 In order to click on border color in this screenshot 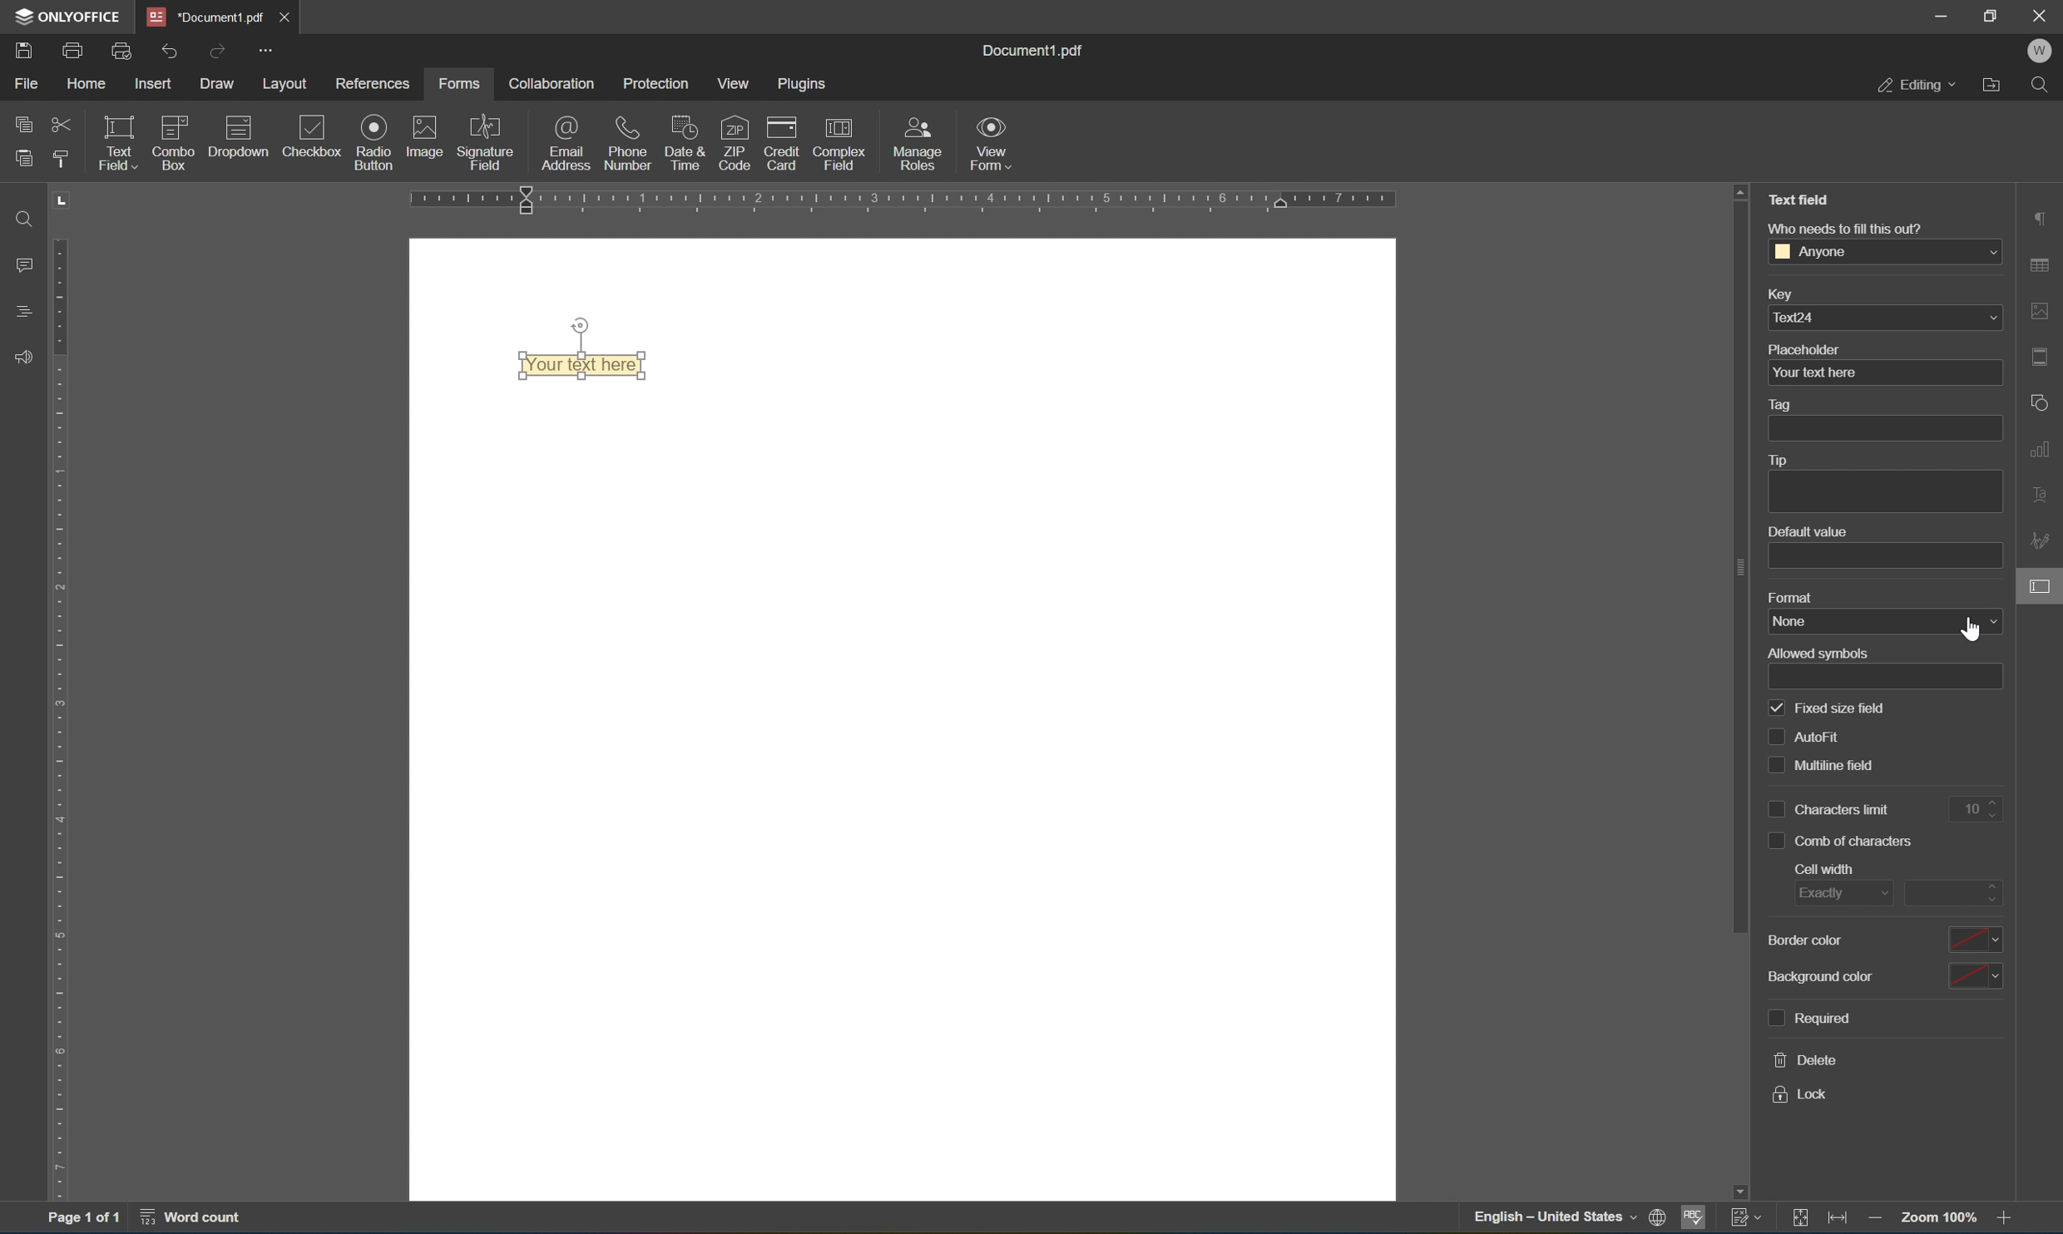, I will do `click(1806, 942)`.